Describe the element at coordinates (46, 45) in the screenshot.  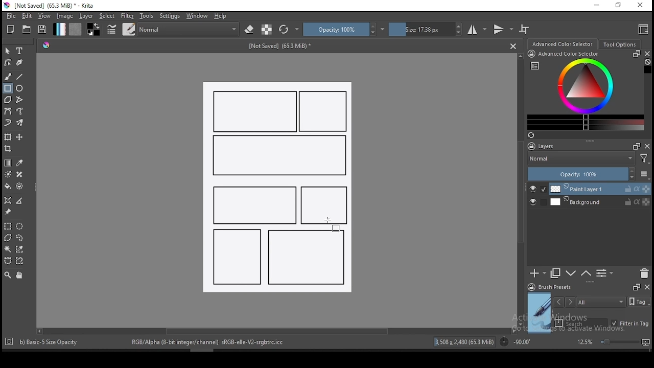
I see `Hue` at that location.